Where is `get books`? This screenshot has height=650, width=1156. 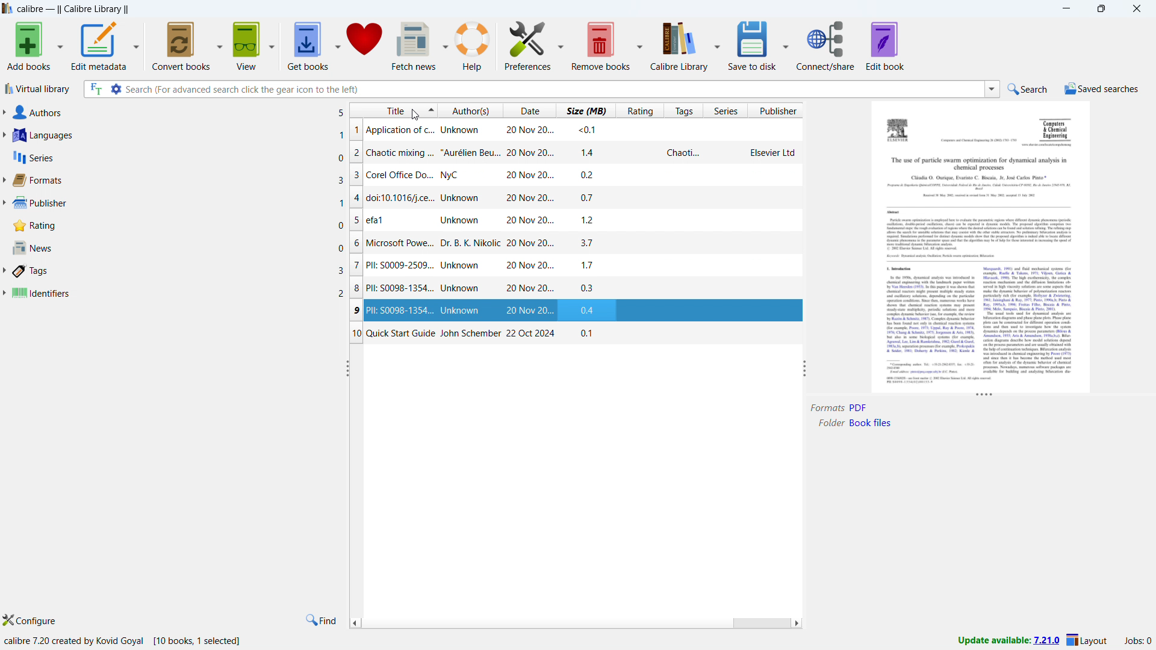
get books is located at coordinates (247, 46).